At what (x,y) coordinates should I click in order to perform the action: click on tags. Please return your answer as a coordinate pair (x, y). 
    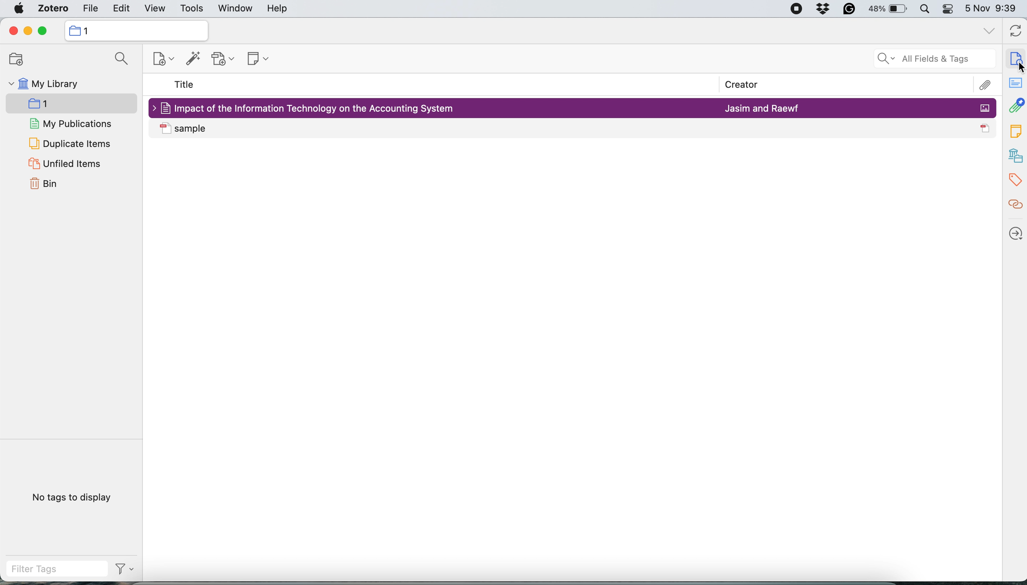
    Looking at the image, I should click on (1015, 179).